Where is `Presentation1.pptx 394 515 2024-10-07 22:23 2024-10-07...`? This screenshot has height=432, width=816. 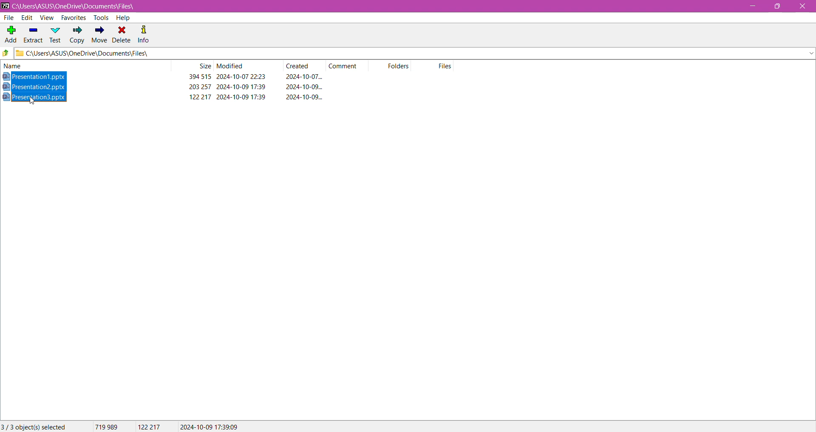
Presentation1.pptx 394 515 2024-10-07 22:23 2024-10-07... is located at coordinates (166, 77).